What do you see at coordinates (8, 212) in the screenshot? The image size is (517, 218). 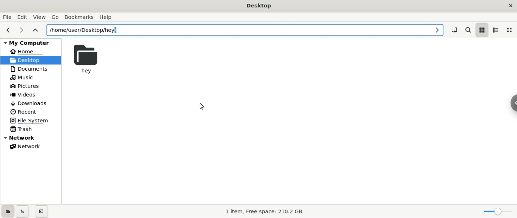 I see `show places` at bounding box center [8, 212].